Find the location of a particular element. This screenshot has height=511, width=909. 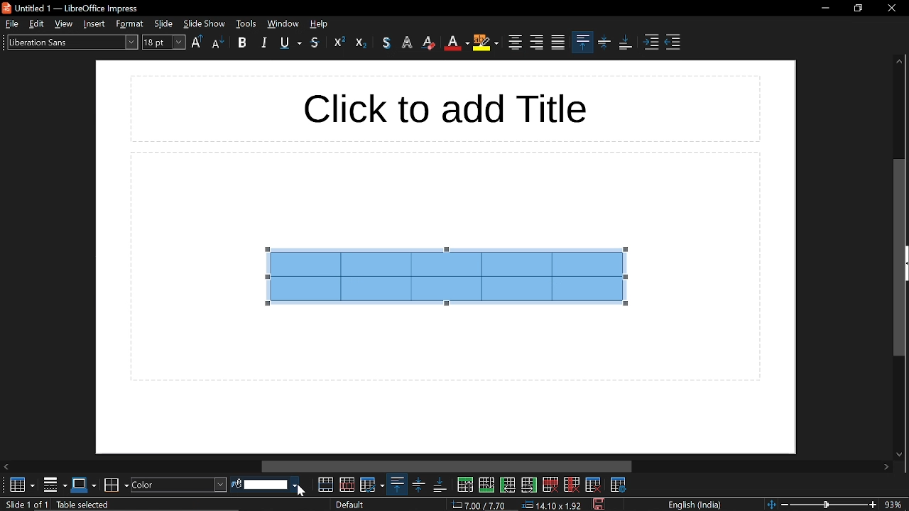

insert is located at coordinates (94, 24).